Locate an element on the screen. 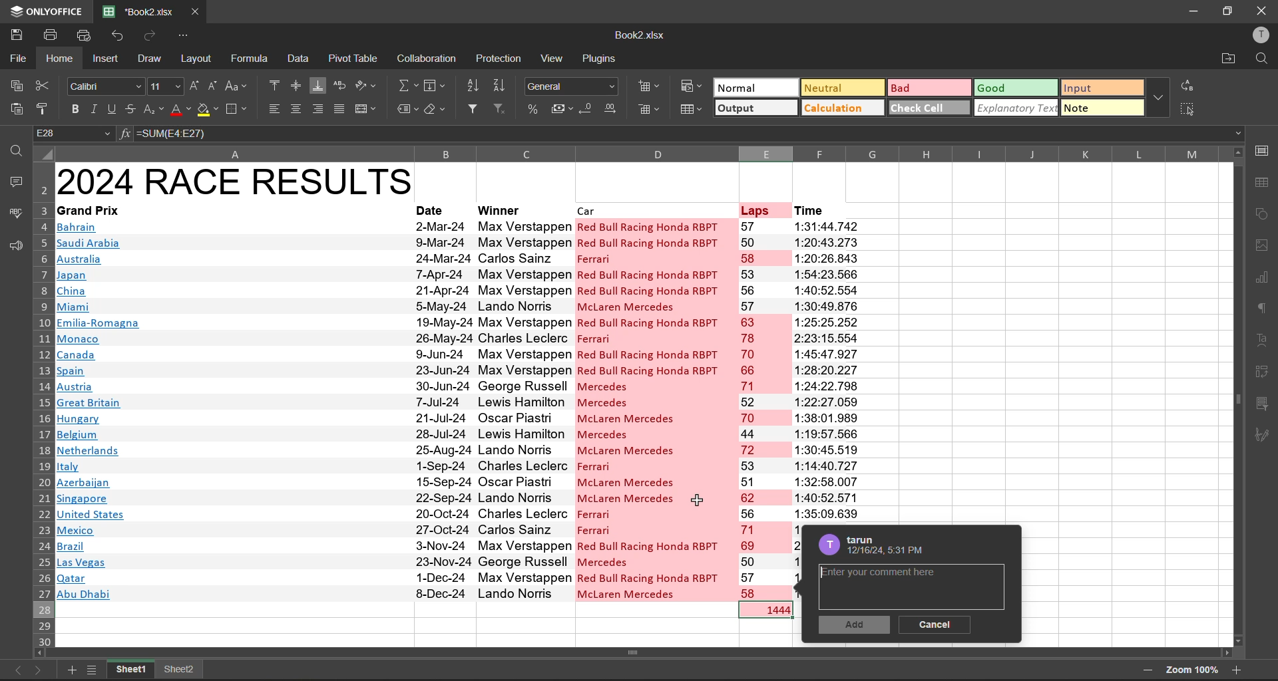 The width and height of the screenshot is (1278, 681). time is located at coordinates (812, 209).